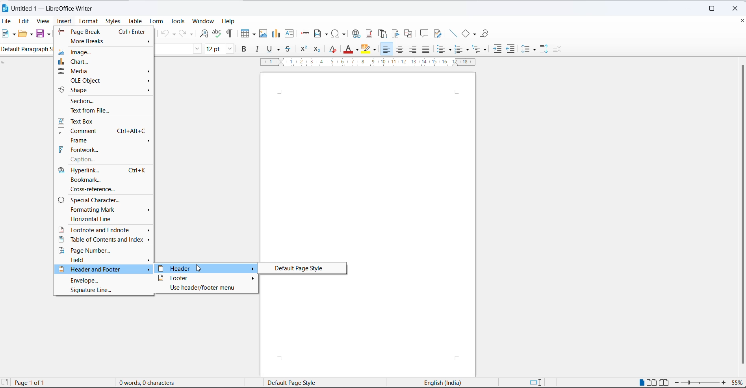  Describe the element at coordinates (103, 292) in the screenshot. I see `signature line` at that location.